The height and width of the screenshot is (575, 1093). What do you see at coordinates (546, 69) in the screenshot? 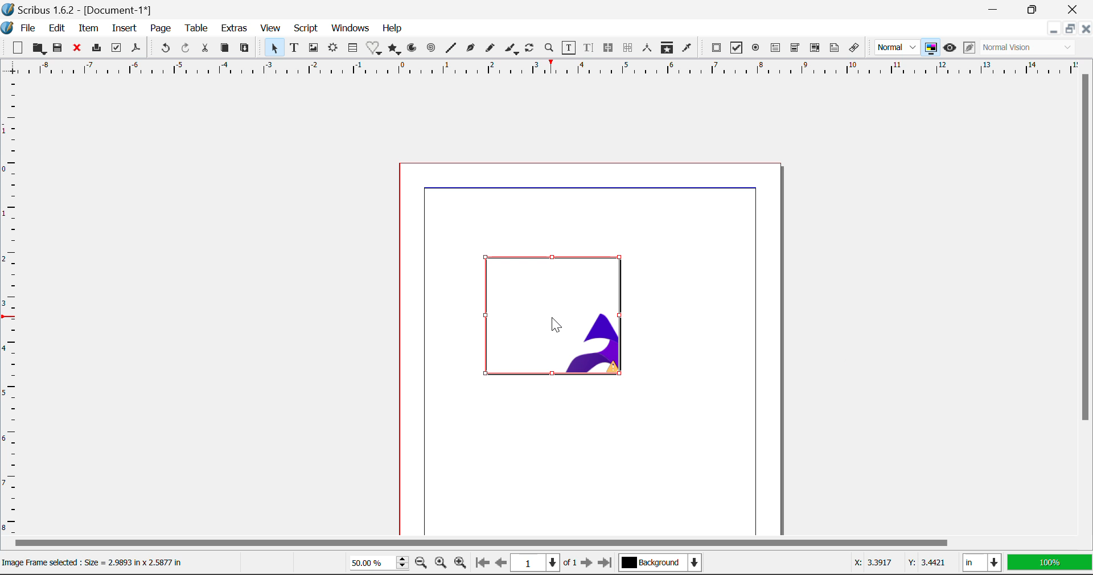
I see `Vertical Margins` at bounding box center [546, 69].